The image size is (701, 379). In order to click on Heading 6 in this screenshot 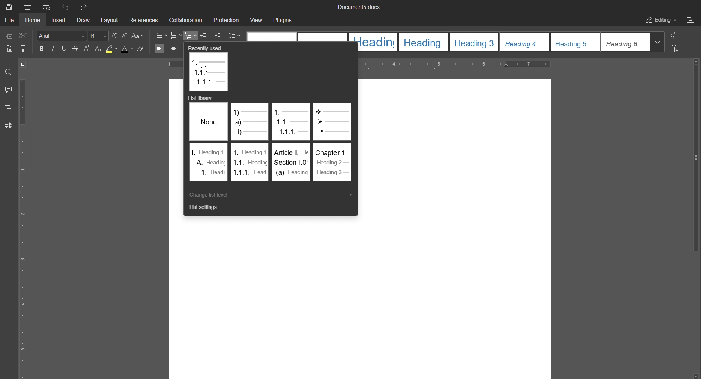, I will do `click(626, 42)`.